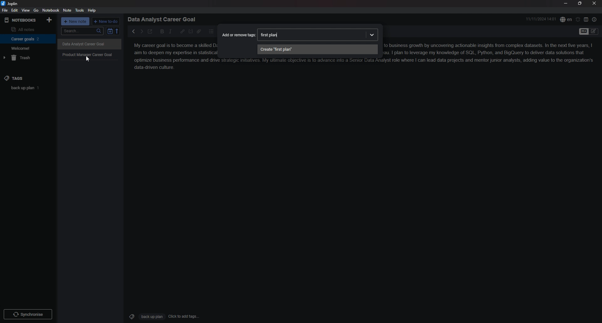 The width and height of the screenshot is (602, 323). Describe the element at coordinates (141, 32) in the screenshot. I see `next` at that location.